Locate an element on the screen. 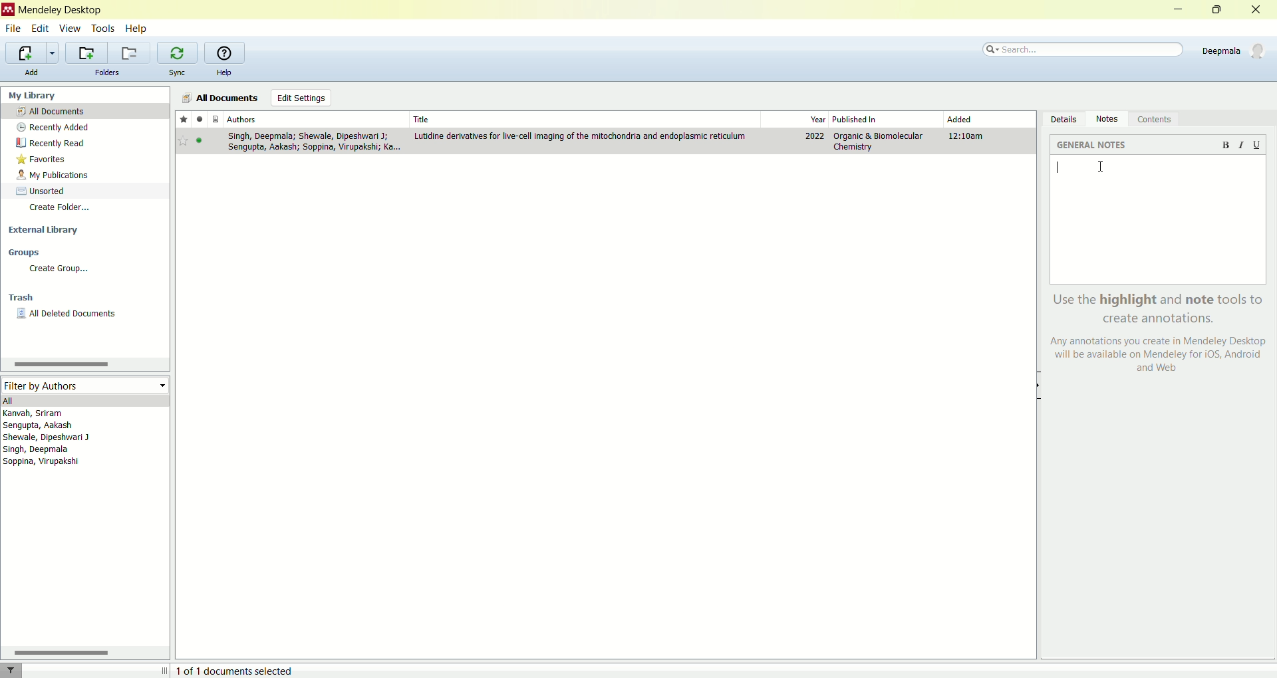 This screenshot has width=1277, height=678. edit is located at coordinates (40, 28).